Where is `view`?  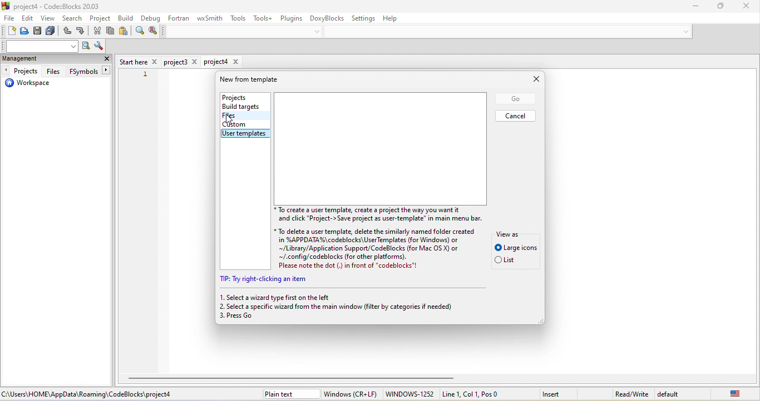
view is located at coordinates (49, 19).